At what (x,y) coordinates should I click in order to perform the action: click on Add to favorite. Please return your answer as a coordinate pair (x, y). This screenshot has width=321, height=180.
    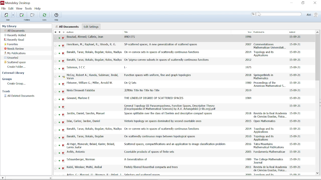
    Looking at the image, I should click on (55, 168).